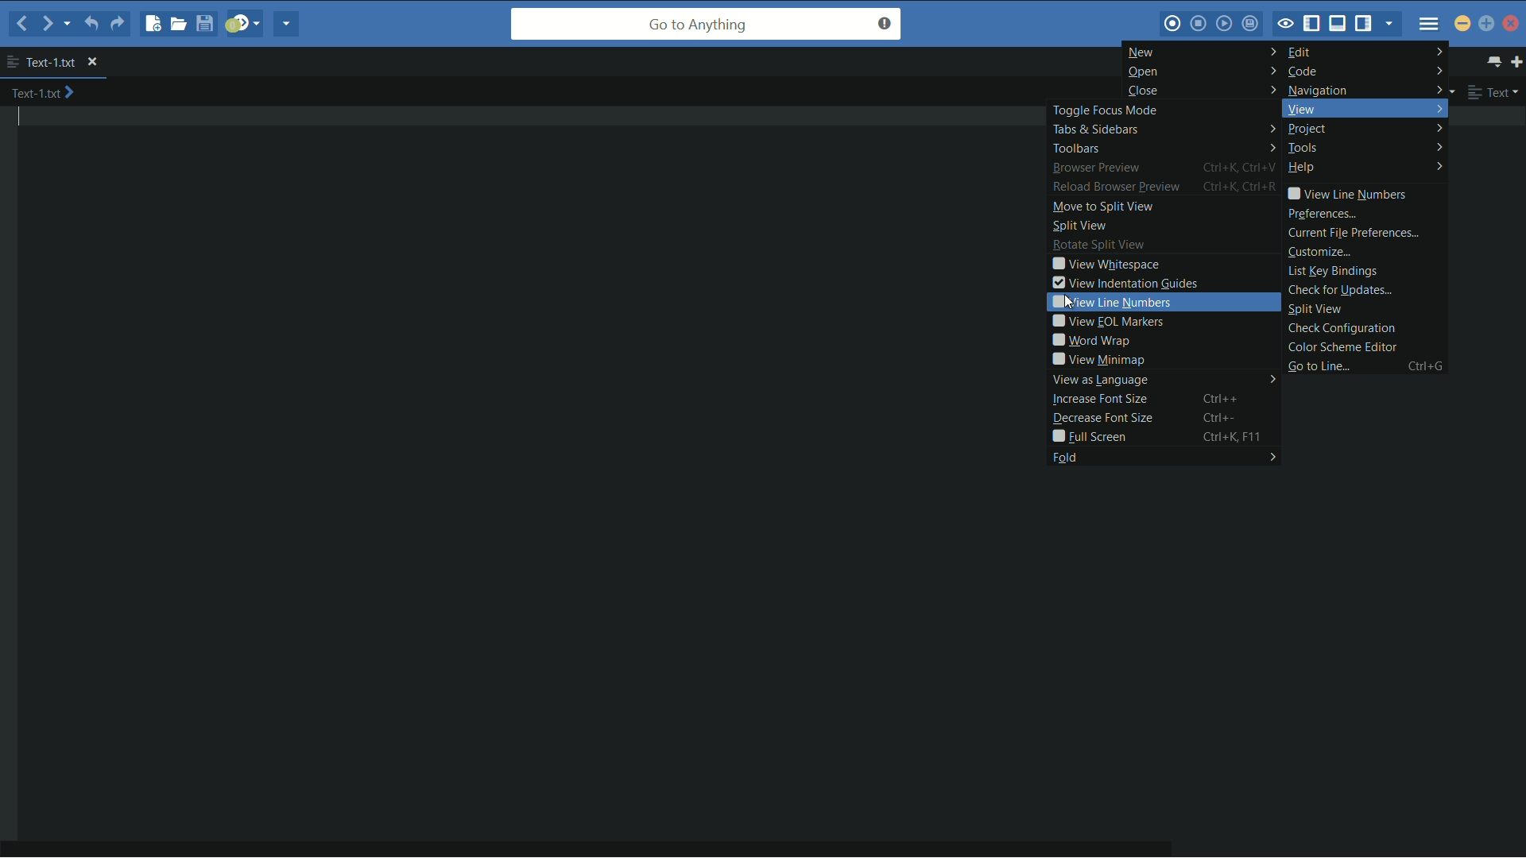  What do you see at coordinates (1346, 194) in the screenshot?
I see `view line numbers` at bounding box center [1346, 194].